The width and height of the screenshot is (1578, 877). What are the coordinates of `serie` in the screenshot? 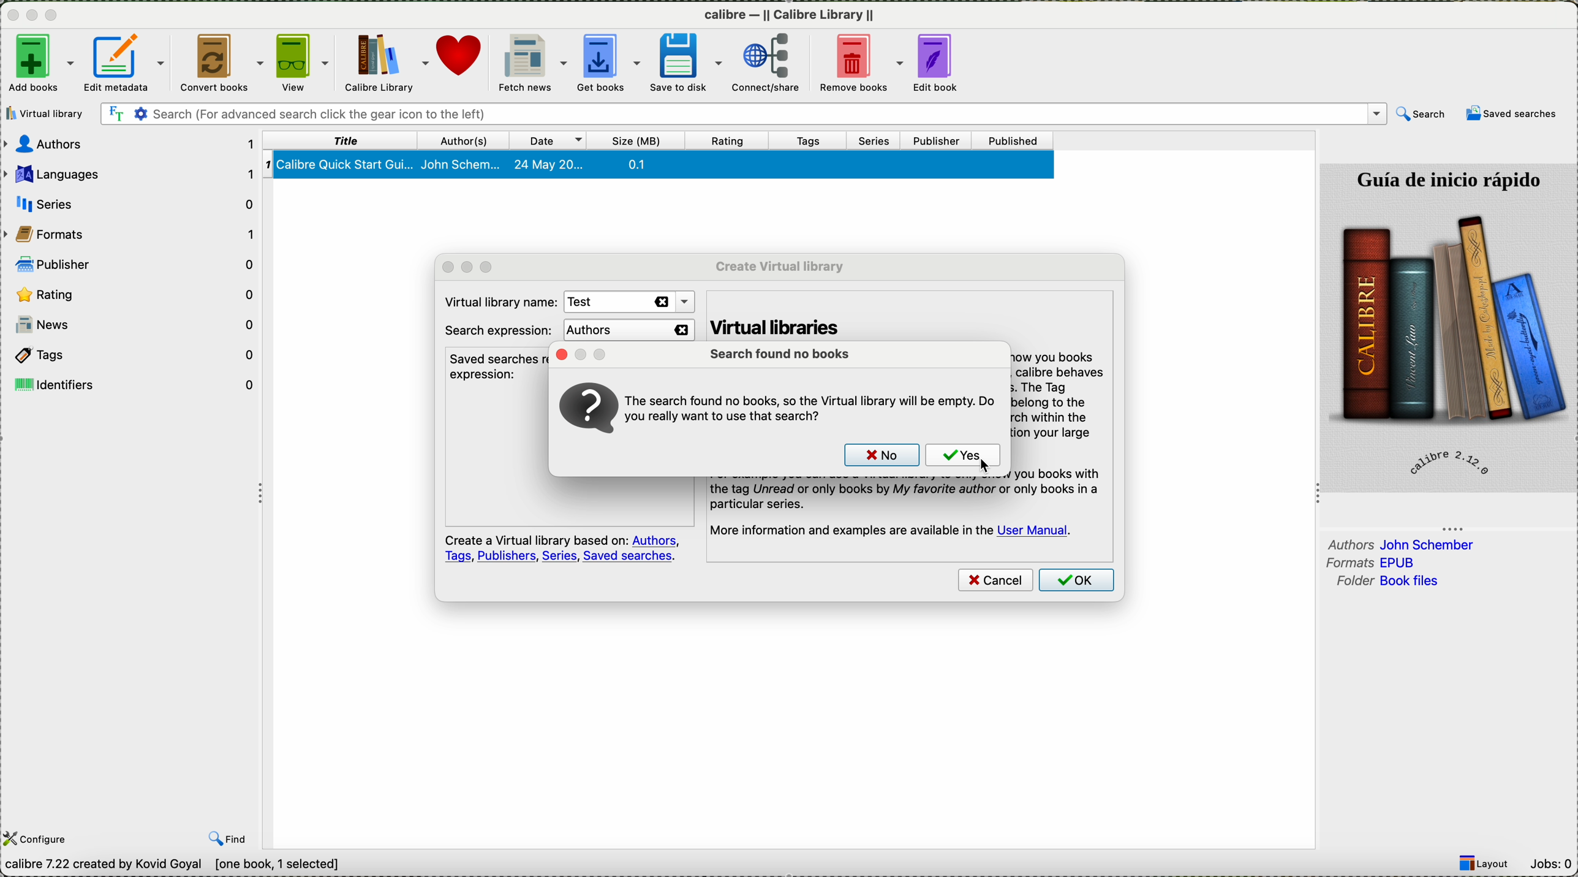 It's located at (133, 202).